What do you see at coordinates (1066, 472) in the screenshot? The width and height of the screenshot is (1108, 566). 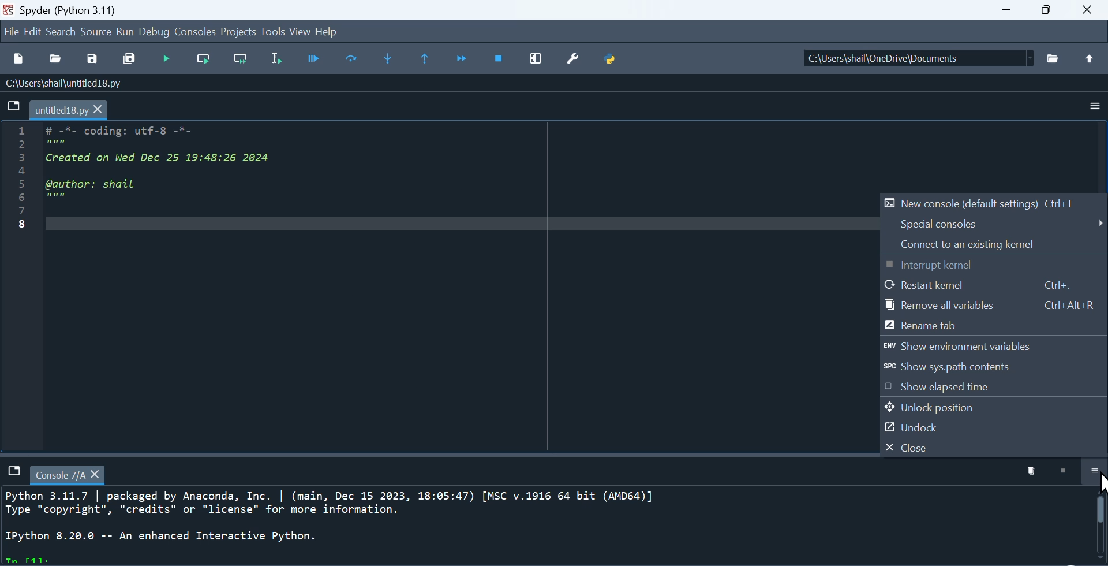 I see `stop kernel` at bounding box center [1066, 472].